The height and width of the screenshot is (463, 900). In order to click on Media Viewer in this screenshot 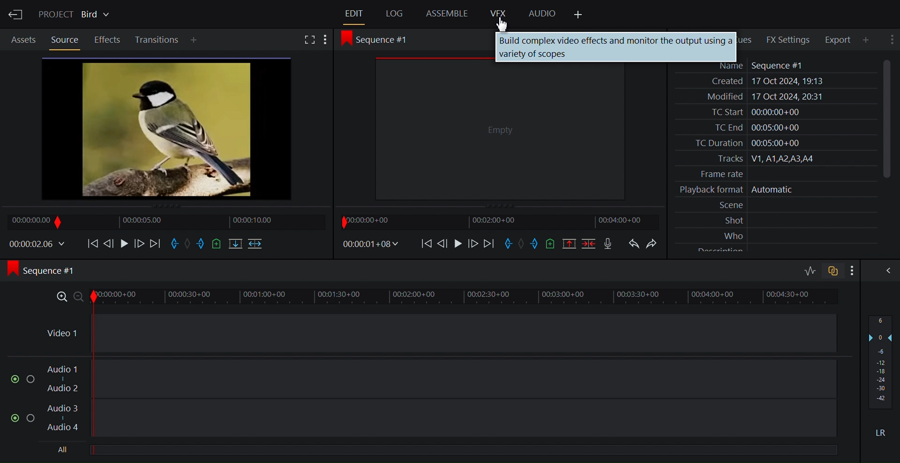, I will do `click(488, 135)`.